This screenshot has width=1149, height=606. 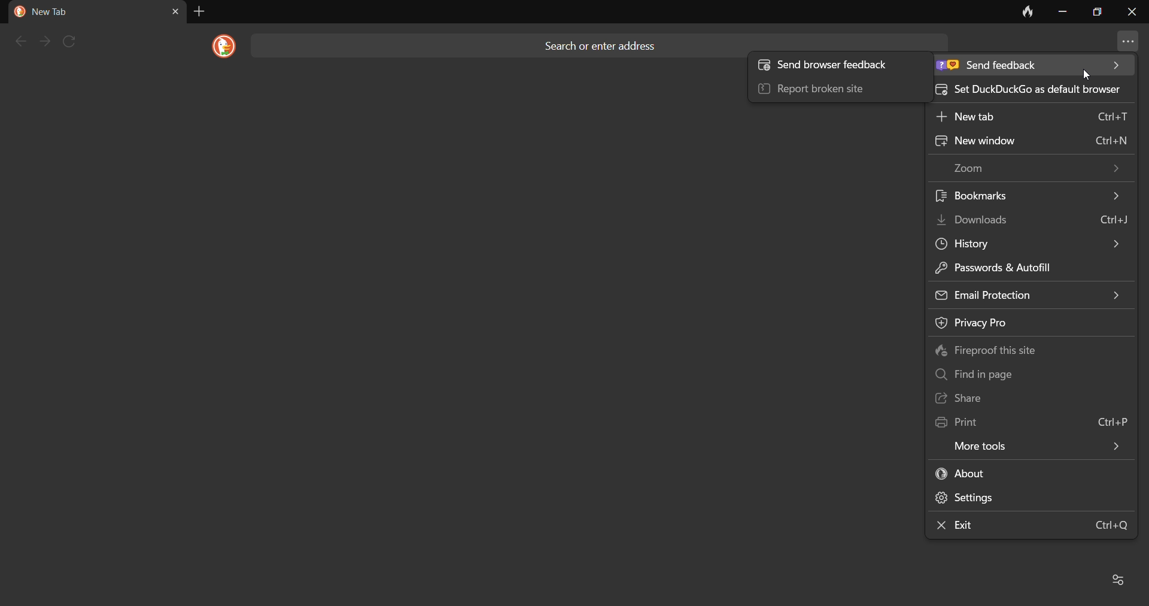 I want to click on search or enter address, so click(x=604, y=38).